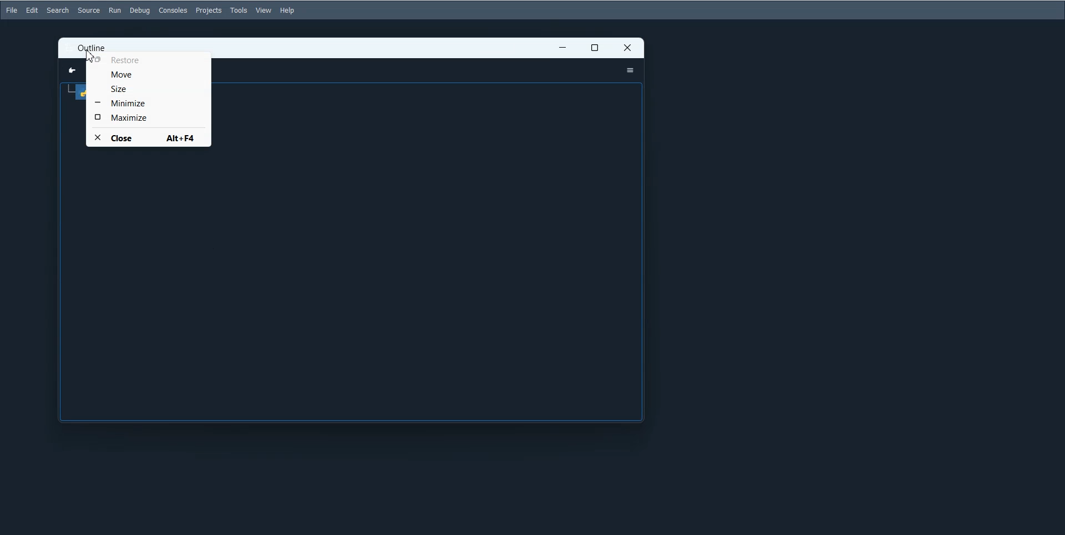 Image resolution: width=1065 pixels, height=535 pixels. What do you see at coordinates (32, 9) in the screenshot?
I see `Edit` at bounding box center [32, 9].